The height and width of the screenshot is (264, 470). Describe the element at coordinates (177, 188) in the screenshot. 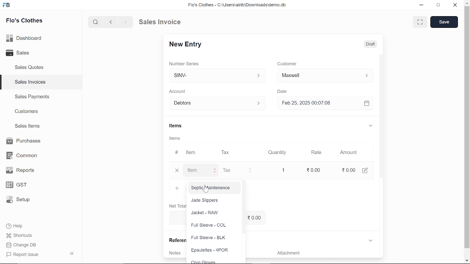

I see `+ Add Row` at that location.